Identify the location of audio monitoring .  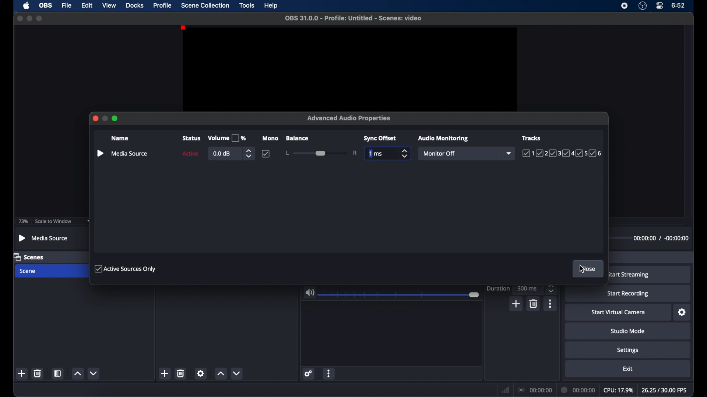
(444, 139).